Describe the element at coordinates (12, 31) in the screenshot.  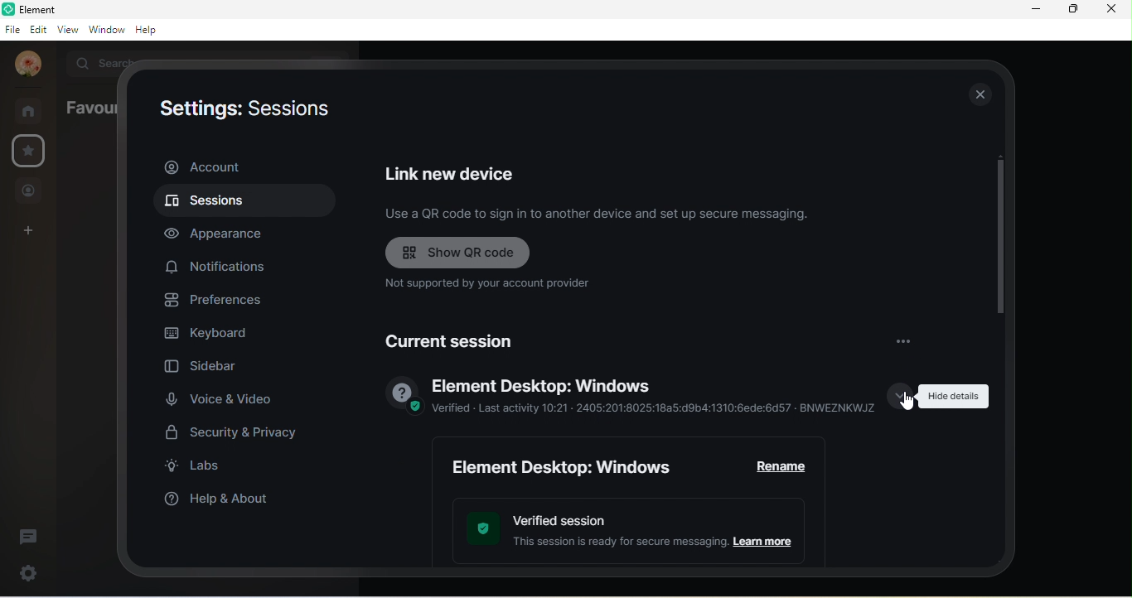
I see `file` at that location.